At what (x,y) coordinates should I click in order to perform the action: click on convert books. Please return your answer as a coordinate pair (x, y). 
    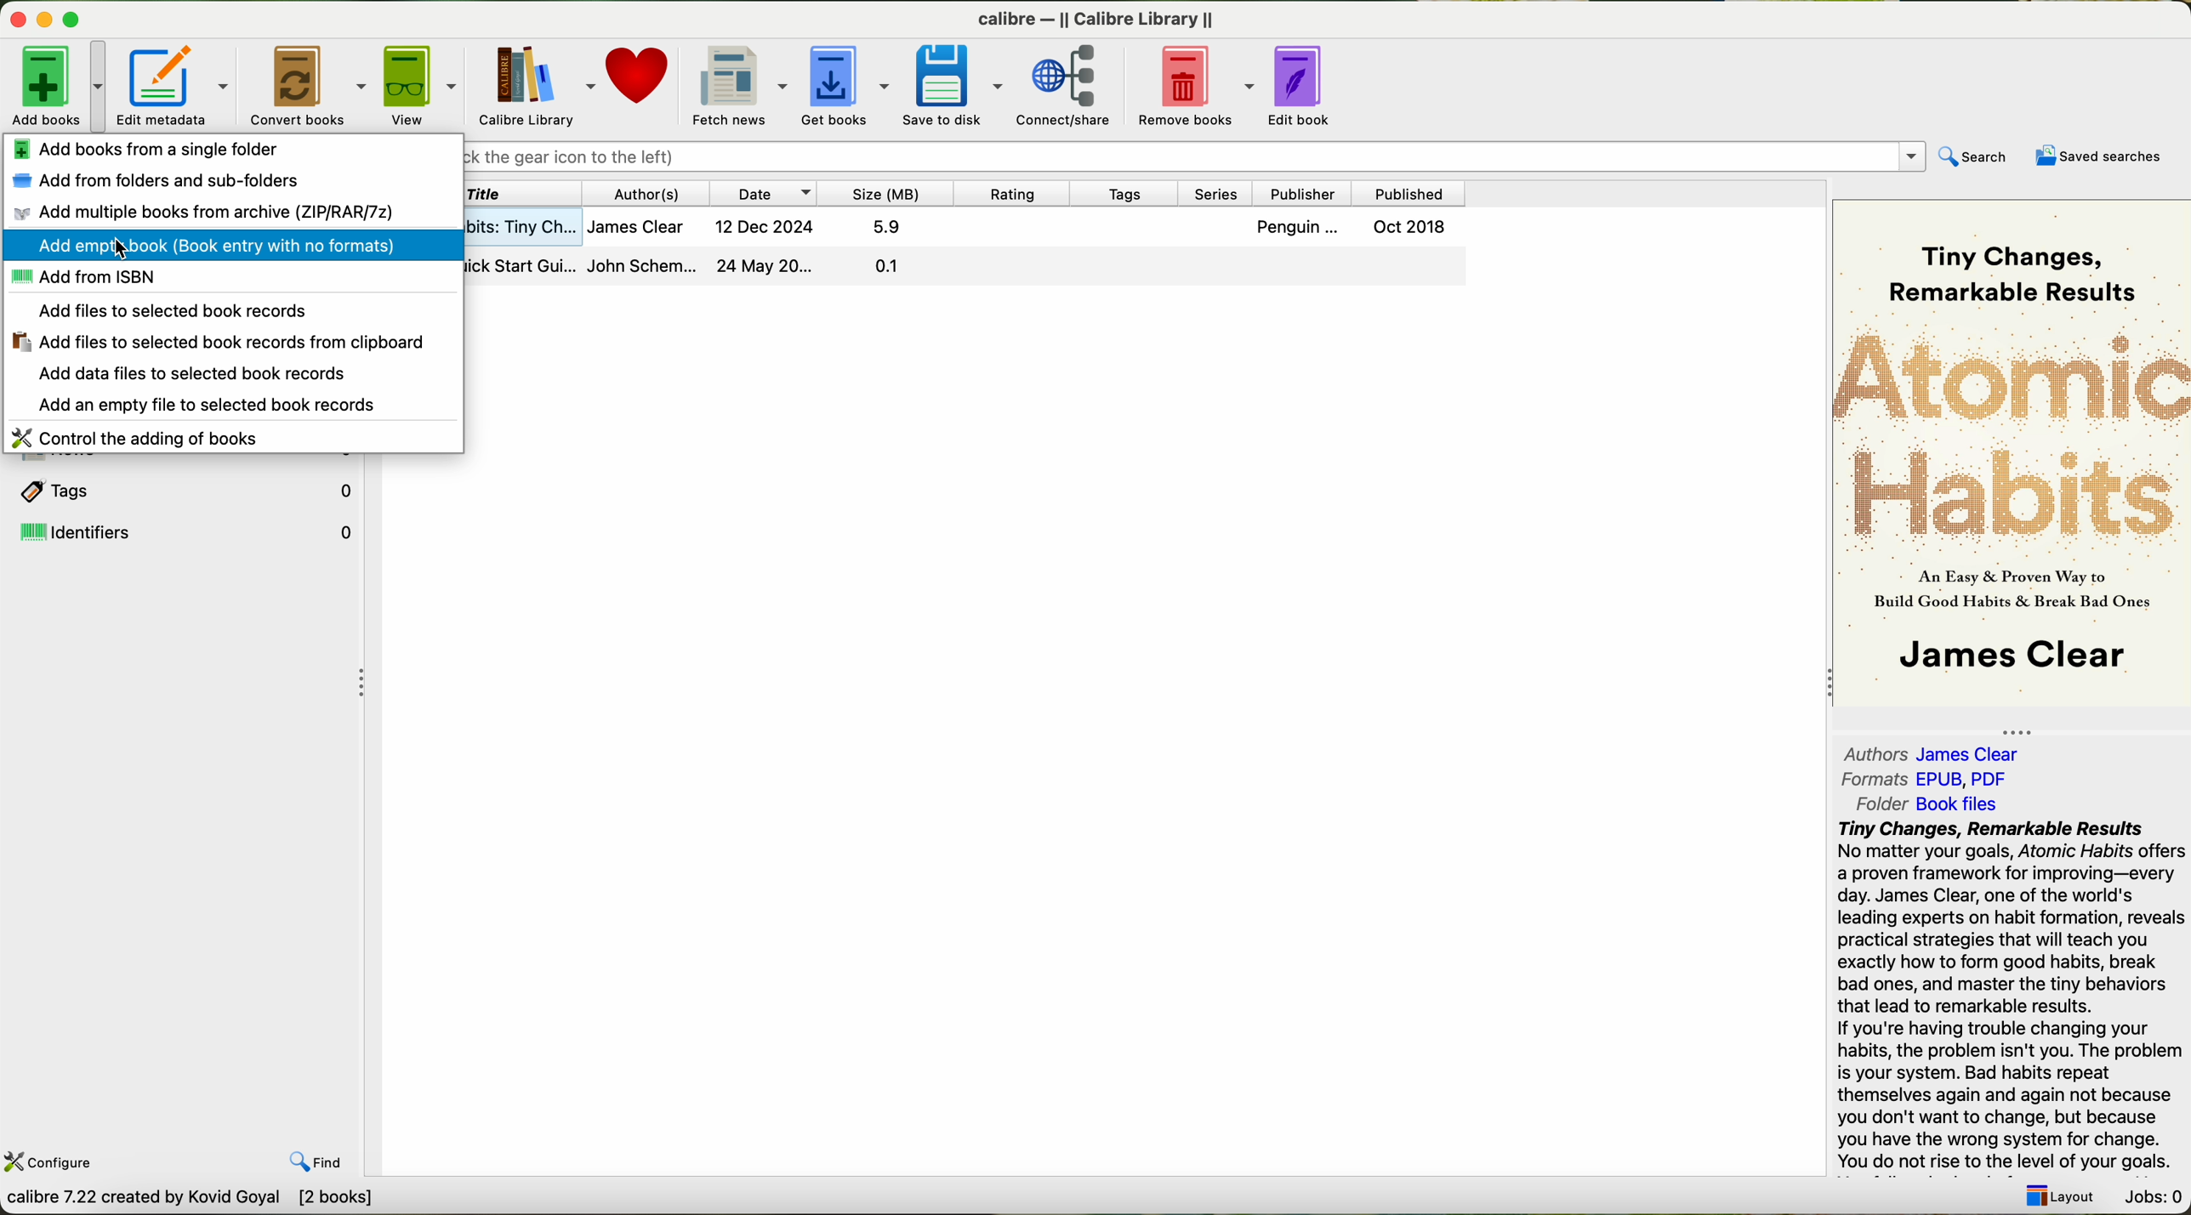
    Looking at the image, I should click on (306, 83).